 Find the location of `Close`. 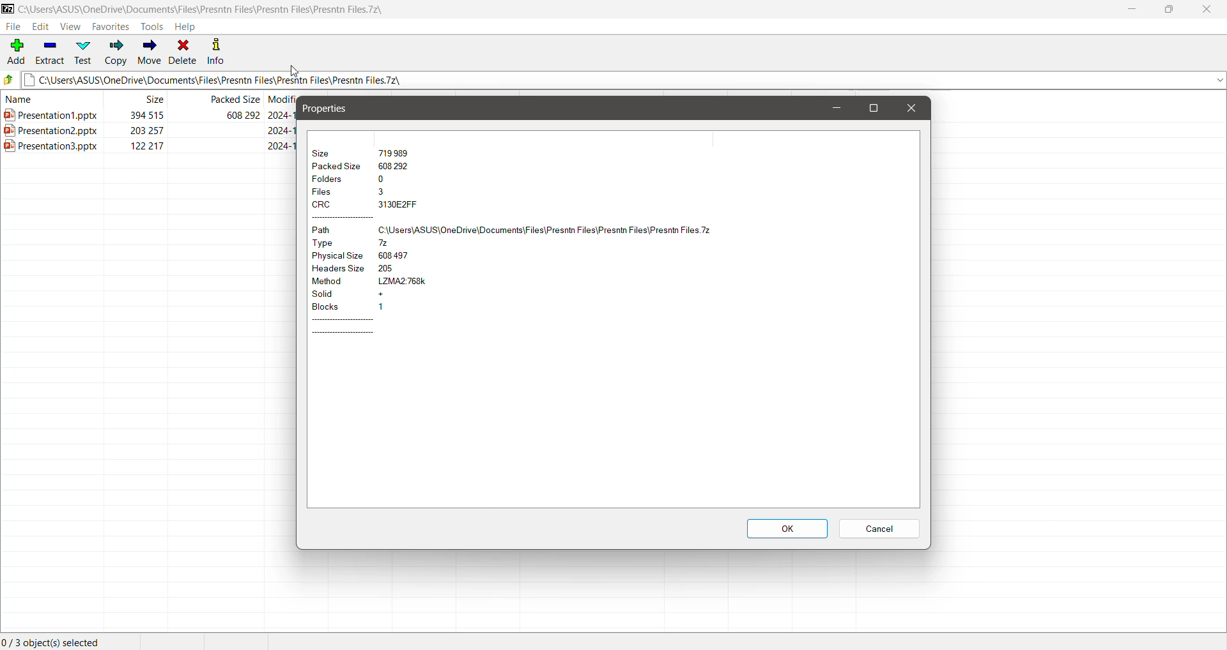

Close is located at coordinates (910, 108).